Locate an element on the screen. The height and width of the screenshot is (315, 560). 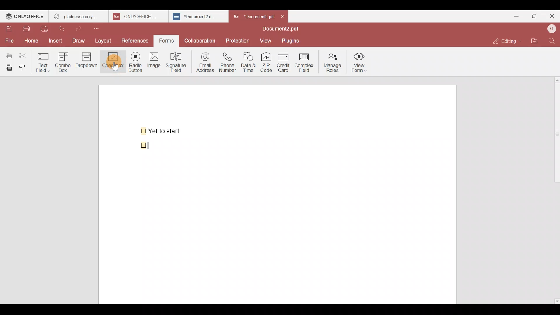
Account name is located at coordinates (552, 28).